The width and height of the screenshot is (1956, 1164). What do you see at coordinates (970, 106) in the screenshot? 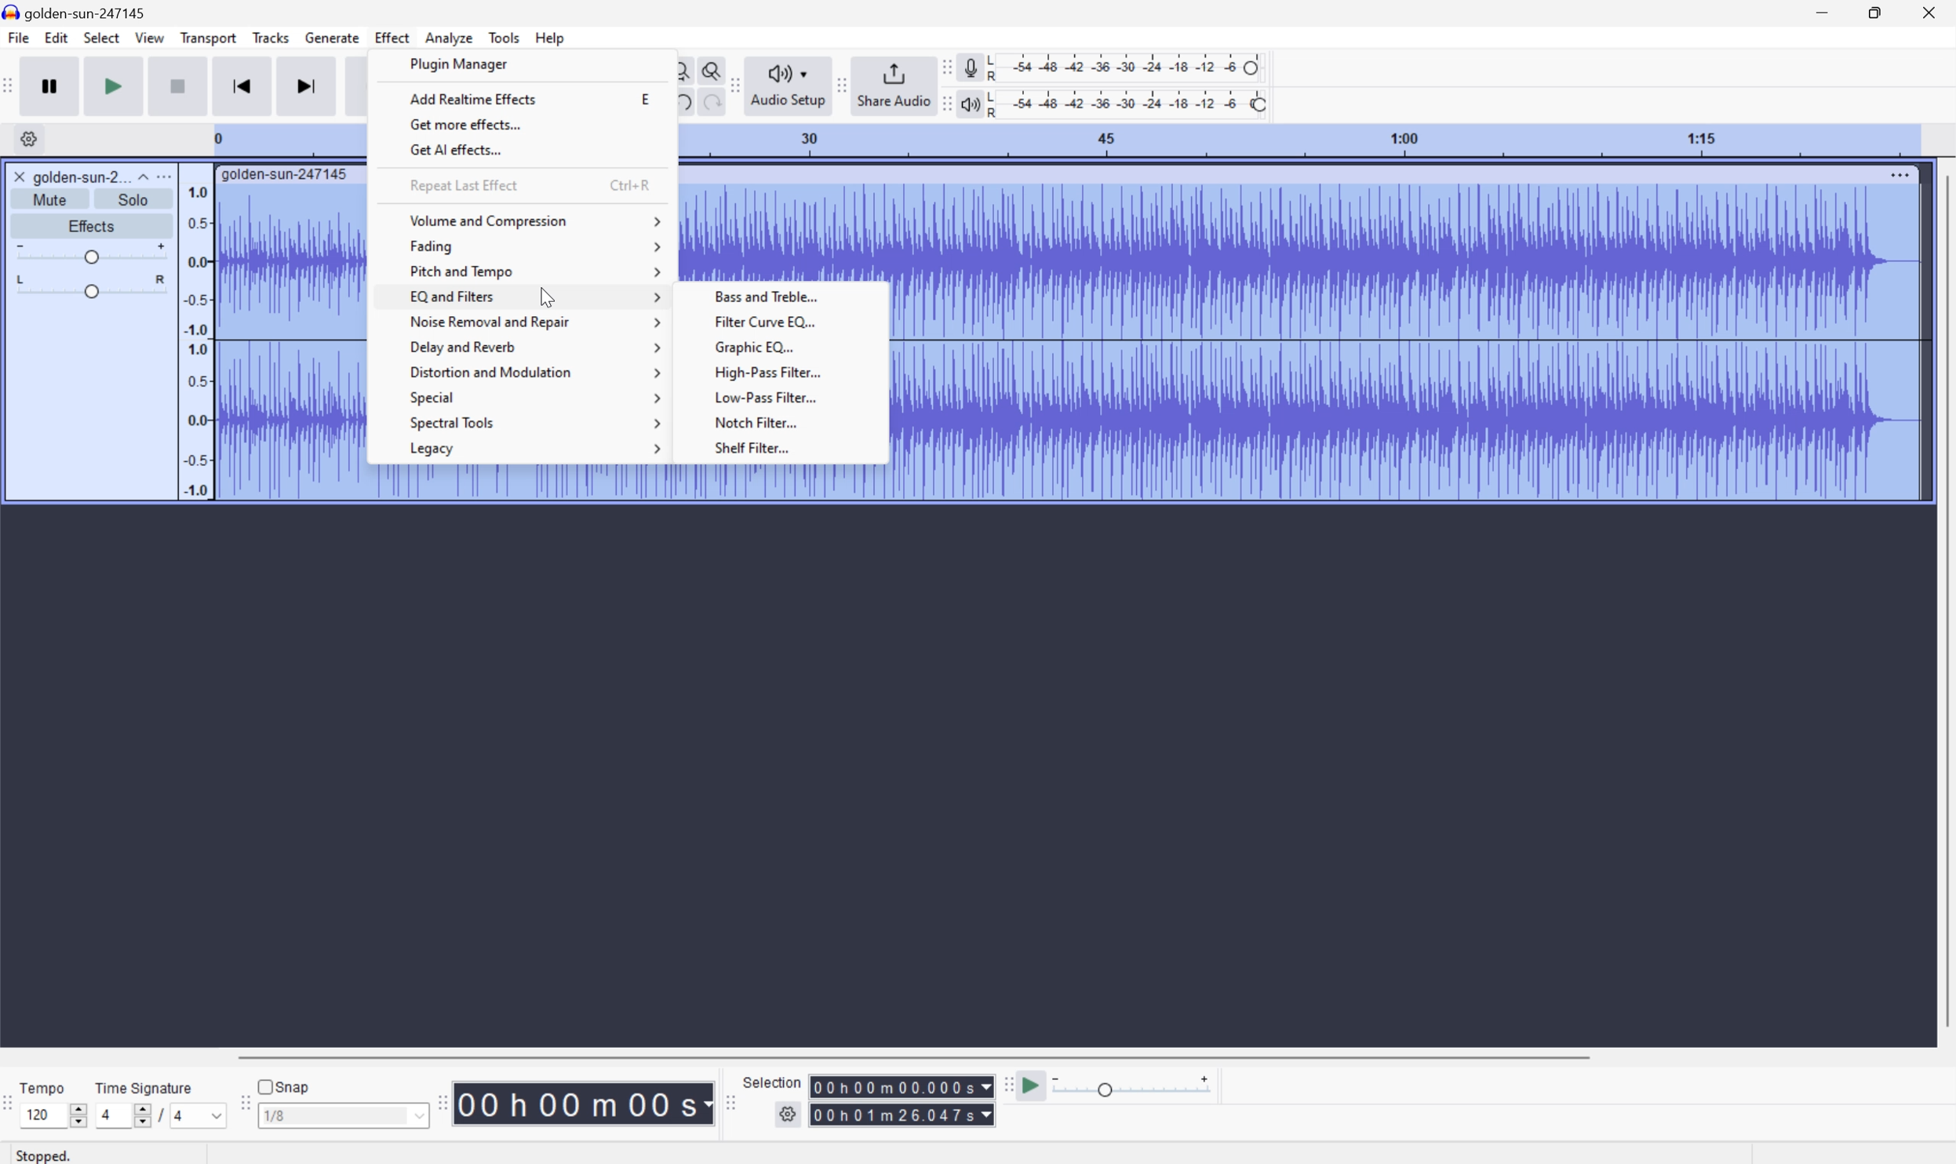
I see `Playback meter` at bounding box center [970, 106].